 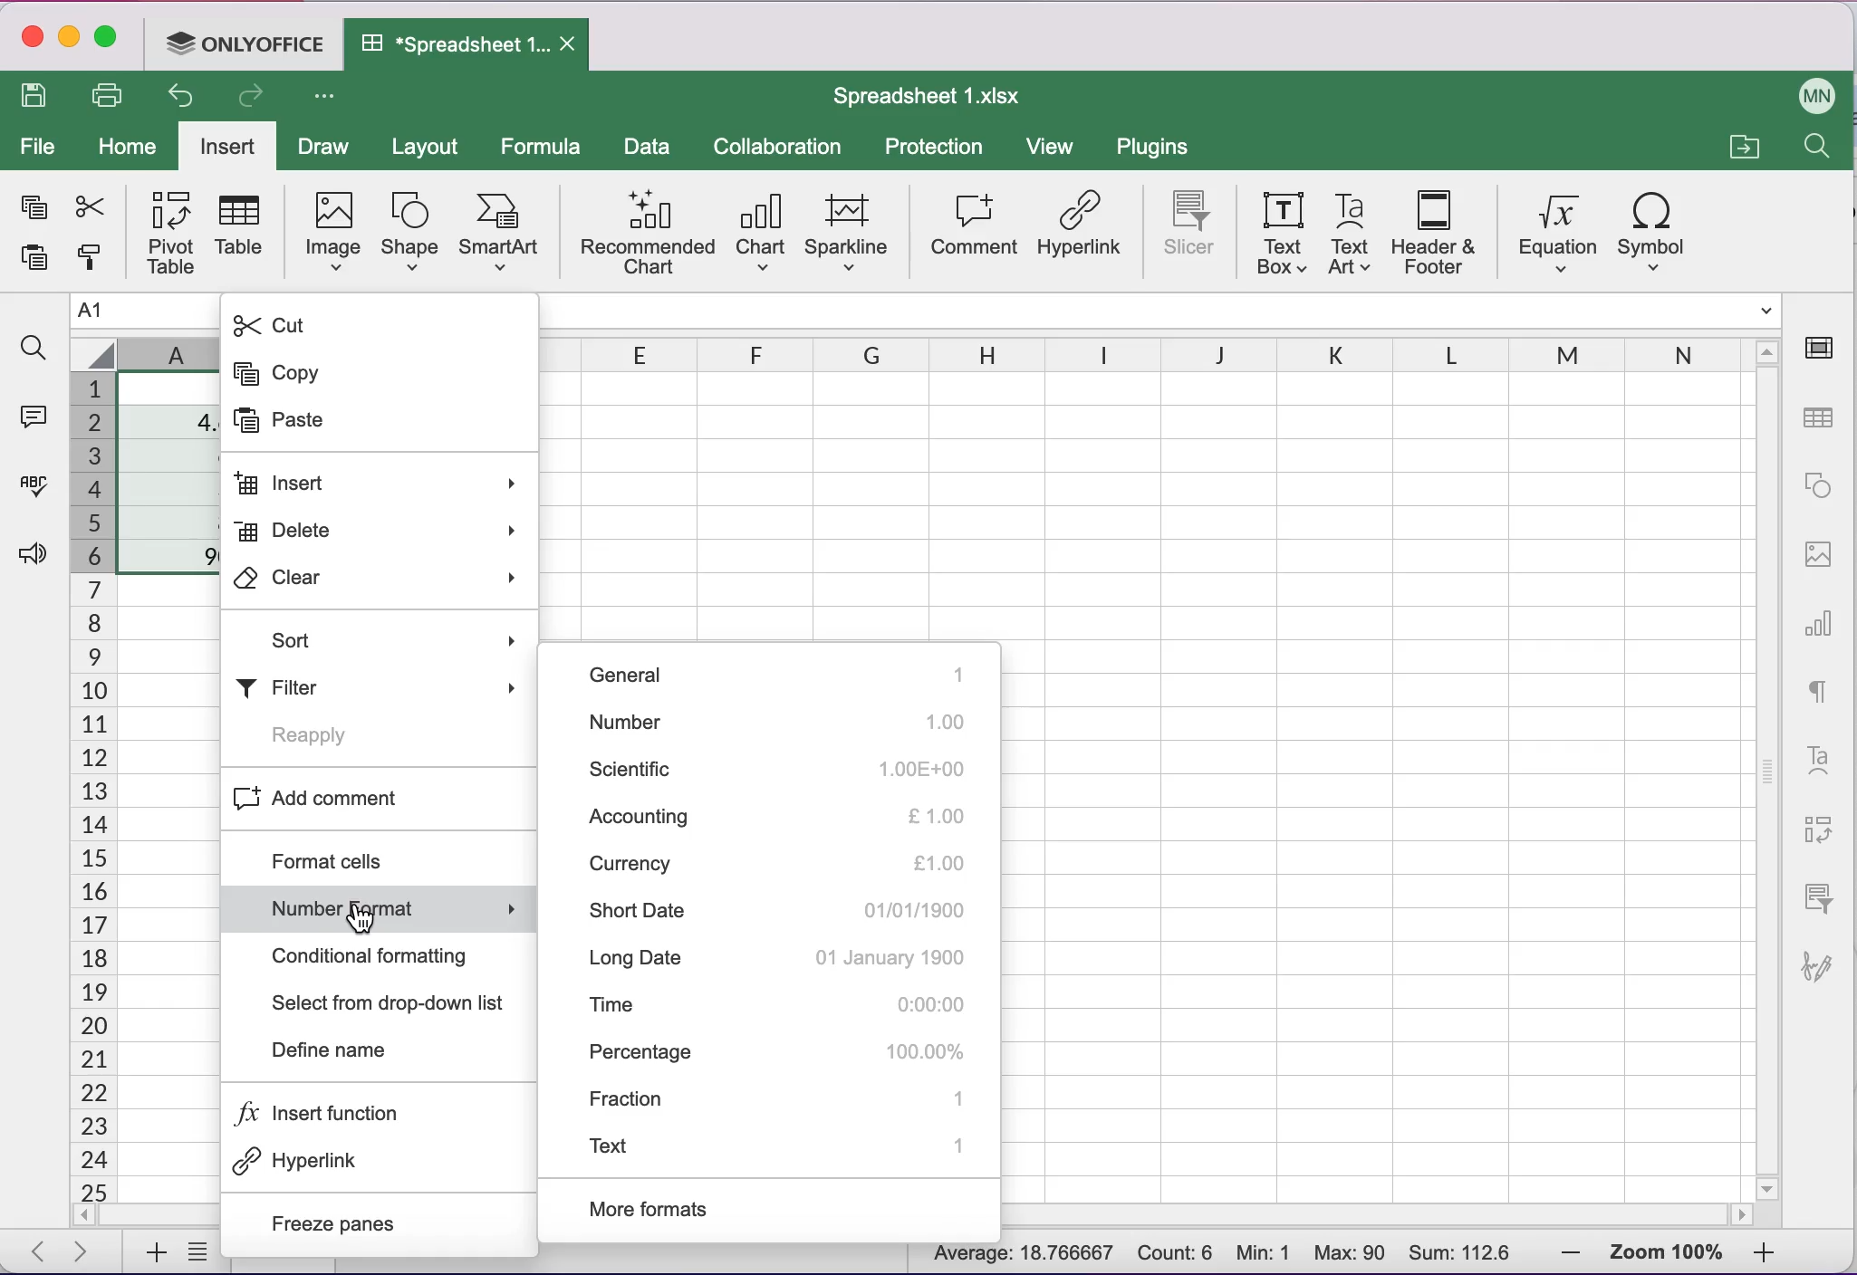 What do you see at coordinates (1167, 354) in the screenshot?
I see `columns` at bounding box center [1167, 354].